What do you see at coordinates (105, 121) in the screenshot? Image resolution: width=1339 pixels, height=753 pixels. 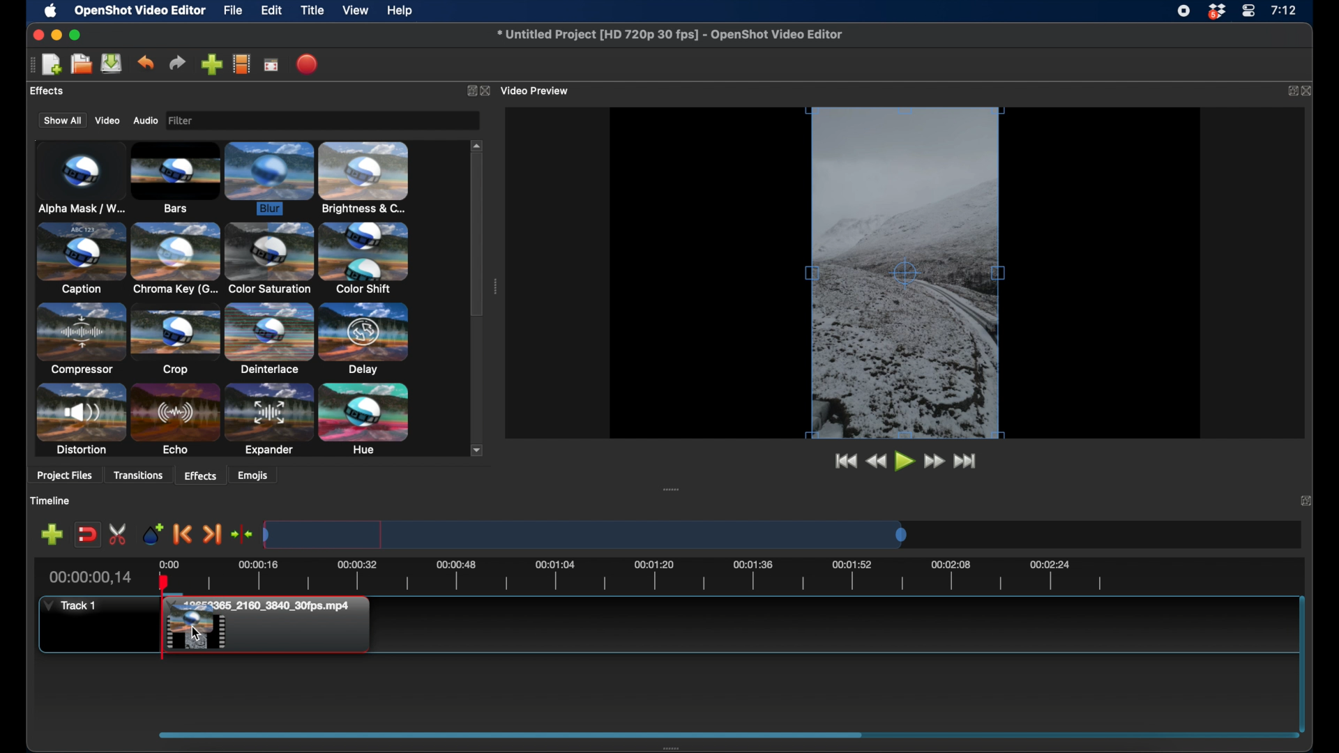 I see `video` at bounding box center [105, 121].